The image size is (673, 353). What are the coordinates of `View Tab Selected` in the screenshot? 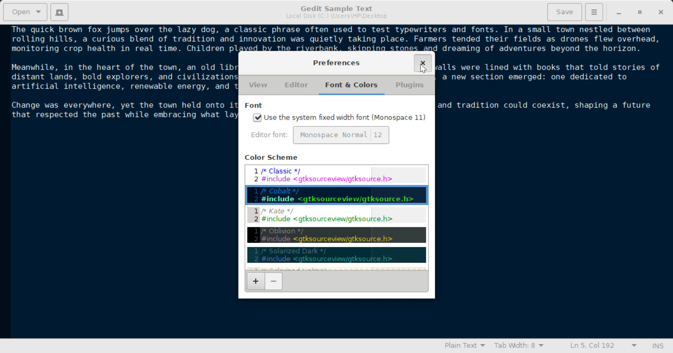 It's located at (258, 86).